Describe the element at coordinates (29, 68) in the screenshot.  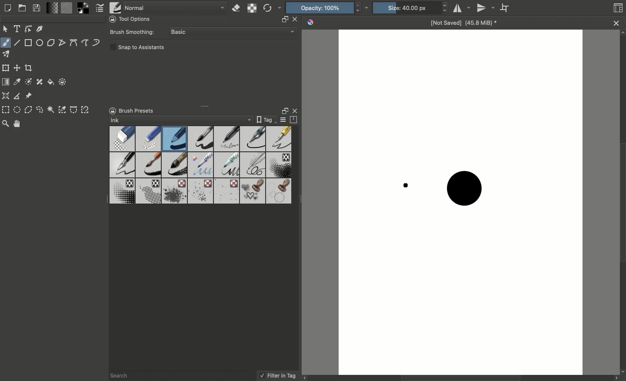
I see `Crop` at that location.